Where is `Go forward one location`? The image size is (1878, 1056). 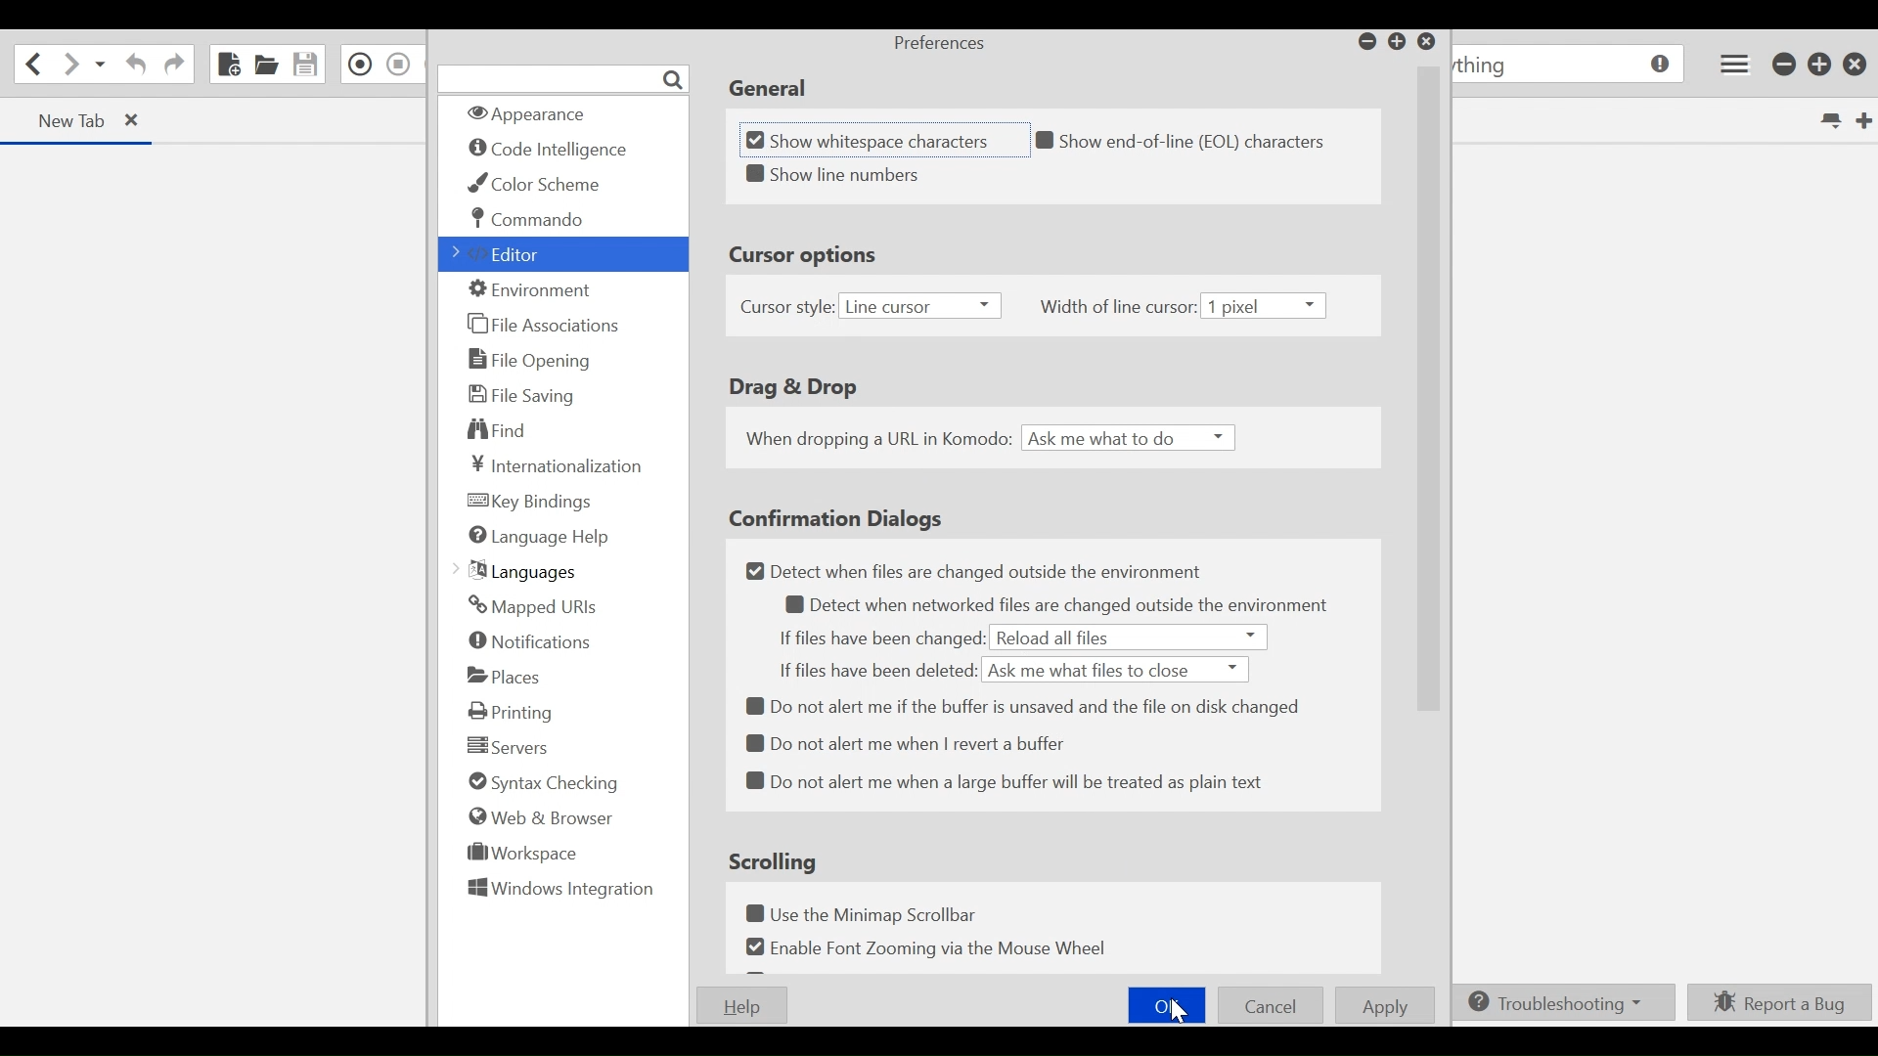 Go forward one location is located at coordinates (69, 65).